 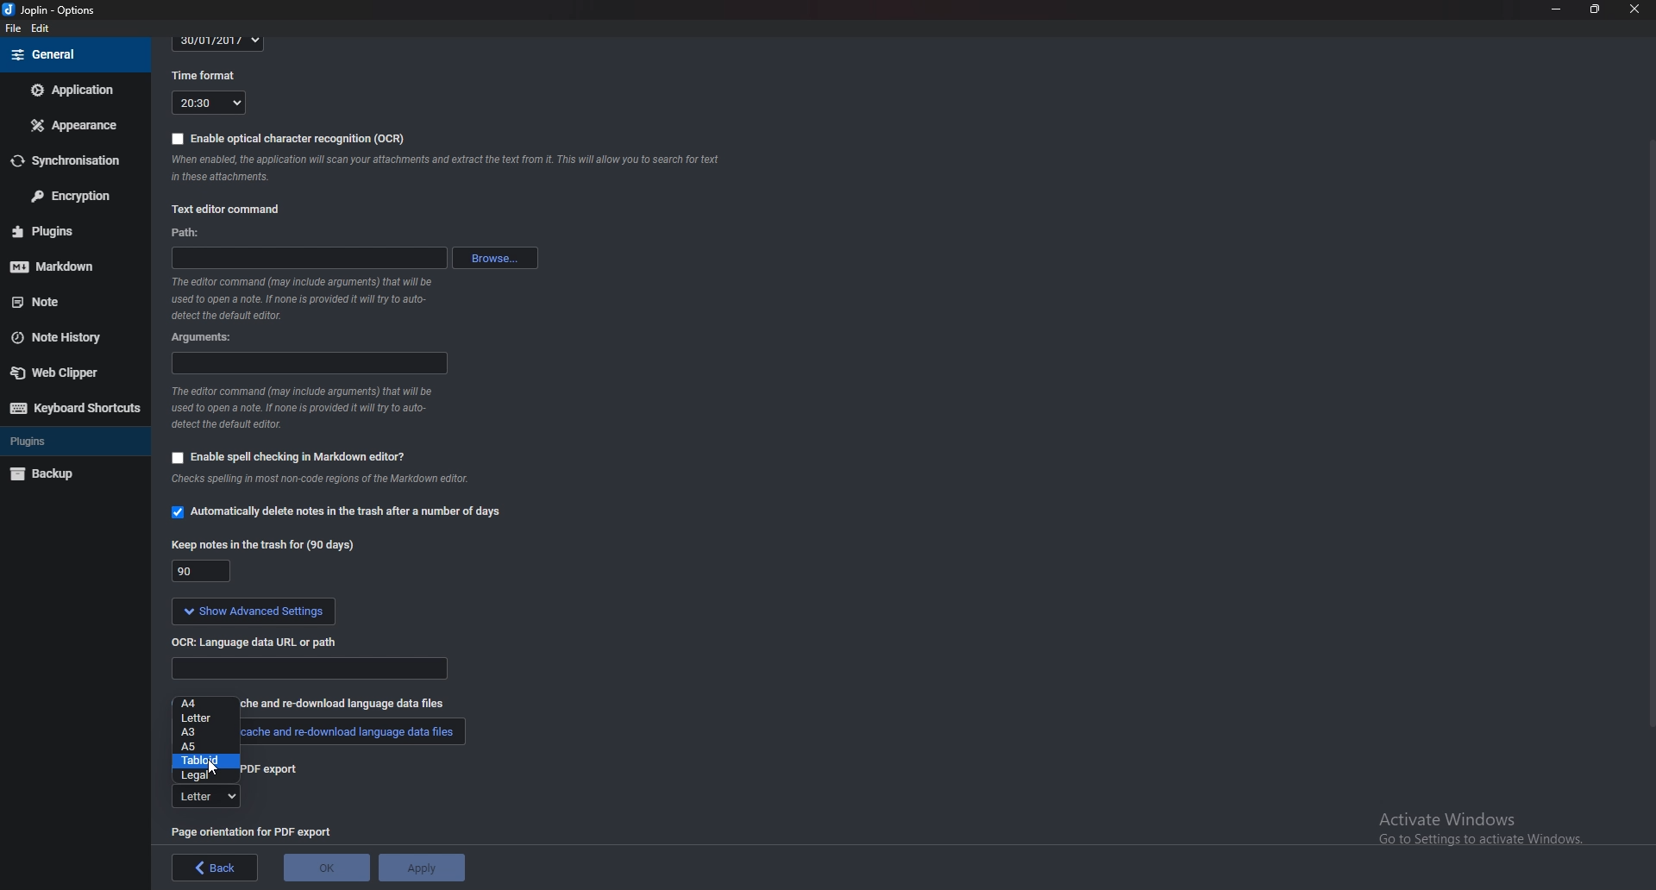 What do you see at coordinates (257, 642) in the screenshot?
I see `ocr Language data url or path` at bounding box center [257, 642].